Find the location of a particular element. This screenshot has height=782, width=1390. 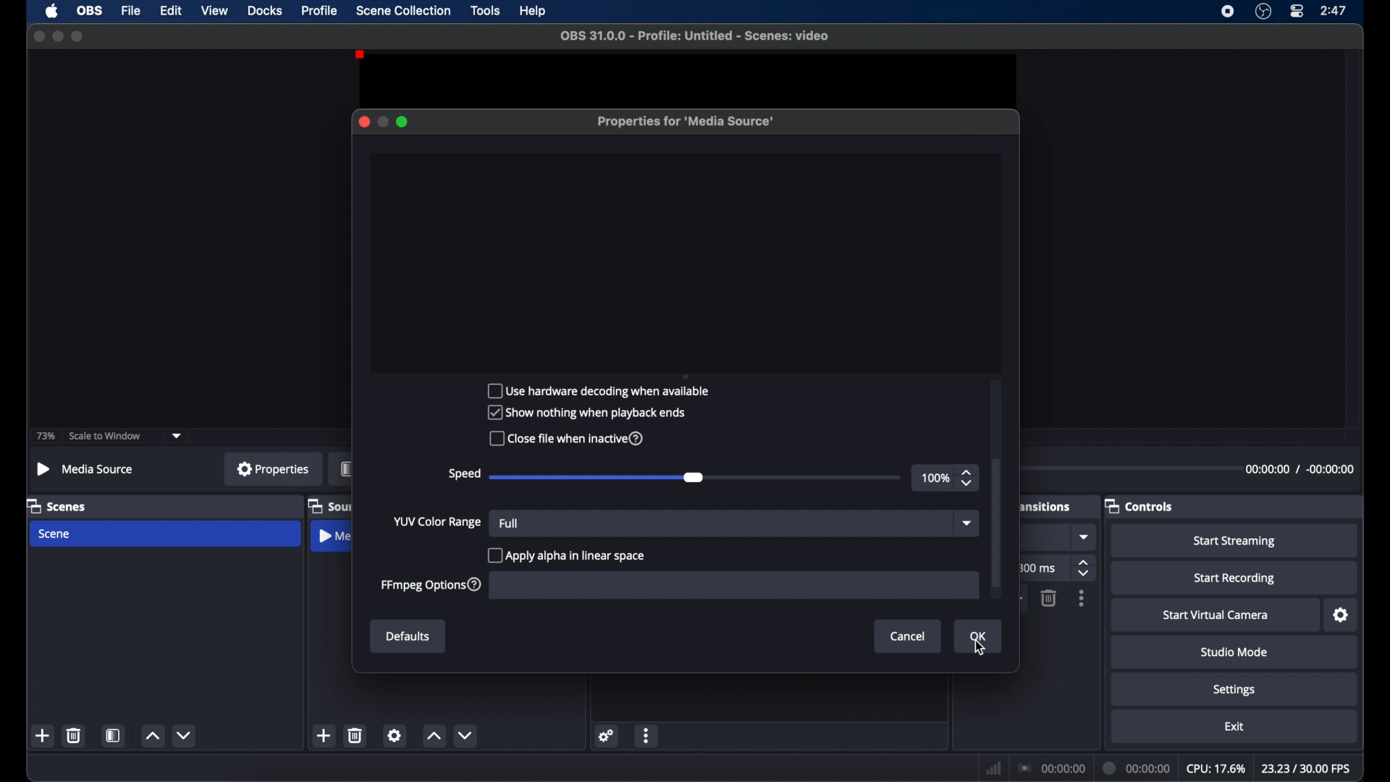

cpu is located at coordinates (1216, 769).